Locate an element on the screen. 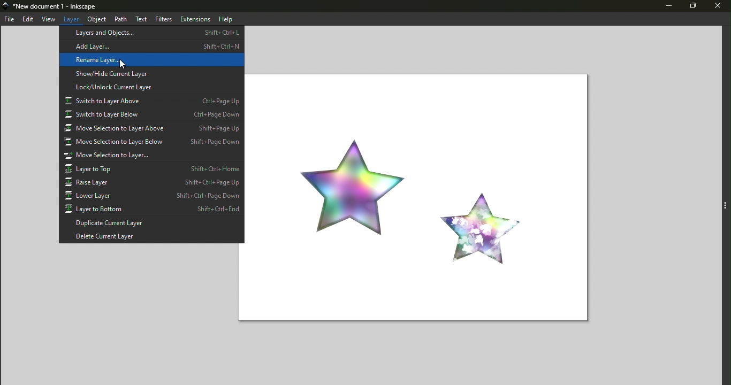  Layer to top is located at coordinates (153, 167).